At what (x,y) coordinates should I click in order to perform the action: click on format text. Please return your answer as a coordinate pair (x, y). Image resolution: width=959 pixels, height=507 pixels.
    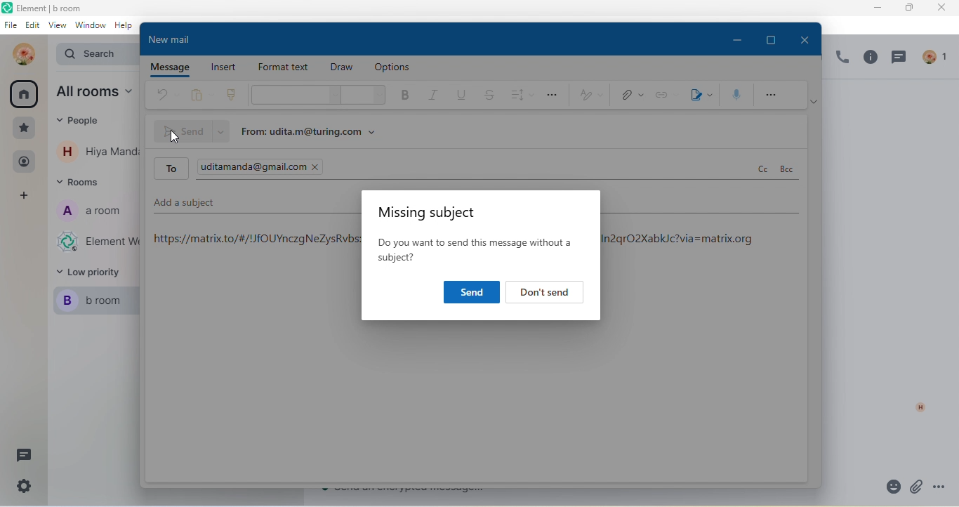
    Looking at the image, I should click on (285, 67).